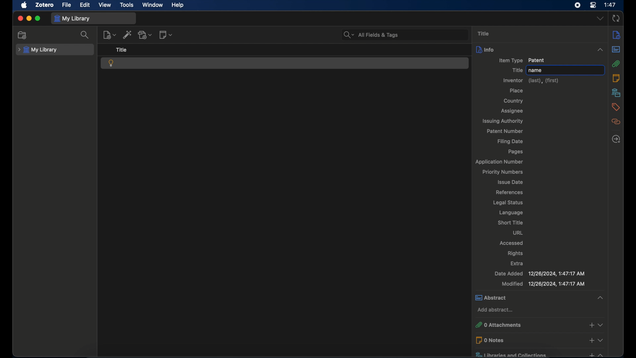 The width and height of the screenshot is (636, 358). Describe the element at coordinates (602, 325) in the screenshot. I see `Collapse or expand ` at that location.